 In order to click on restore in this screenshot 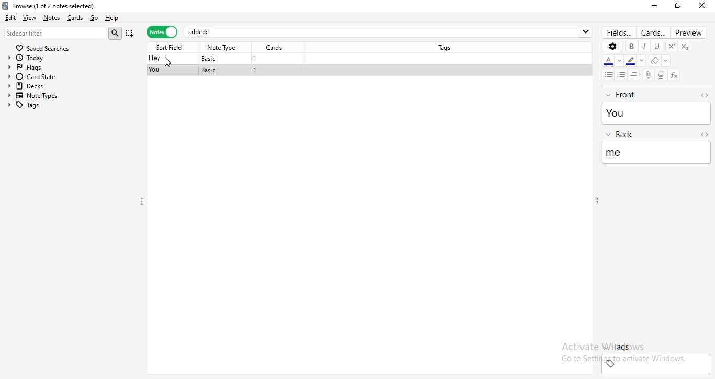, I will do `click(678, 5)`.